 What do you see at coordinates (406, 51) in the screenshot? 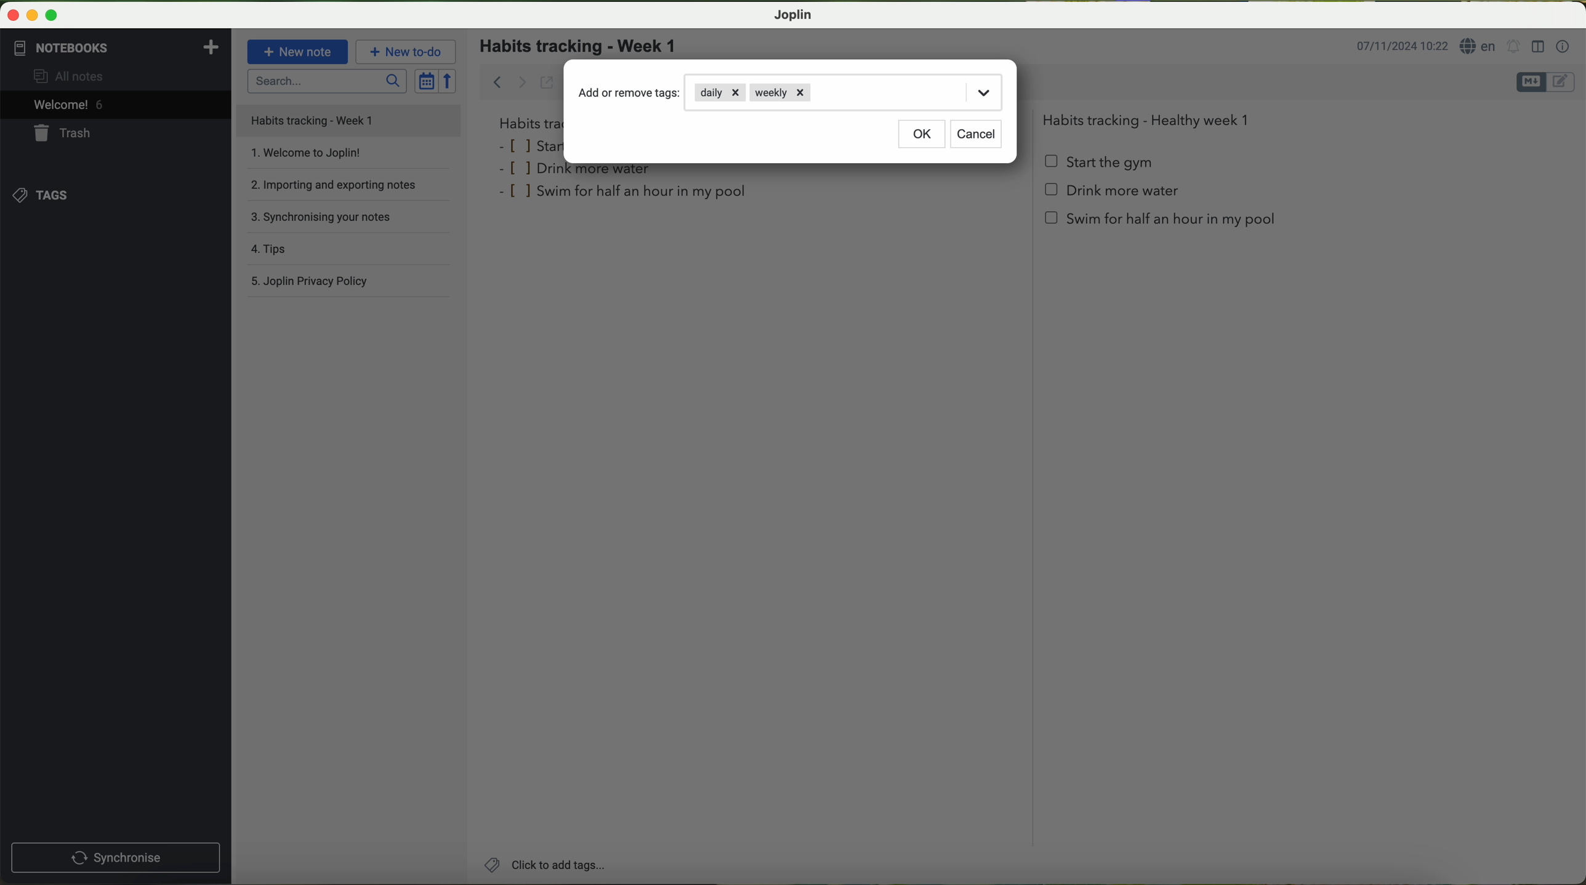
I see `new to-do button` at bounding box center [406, 51].